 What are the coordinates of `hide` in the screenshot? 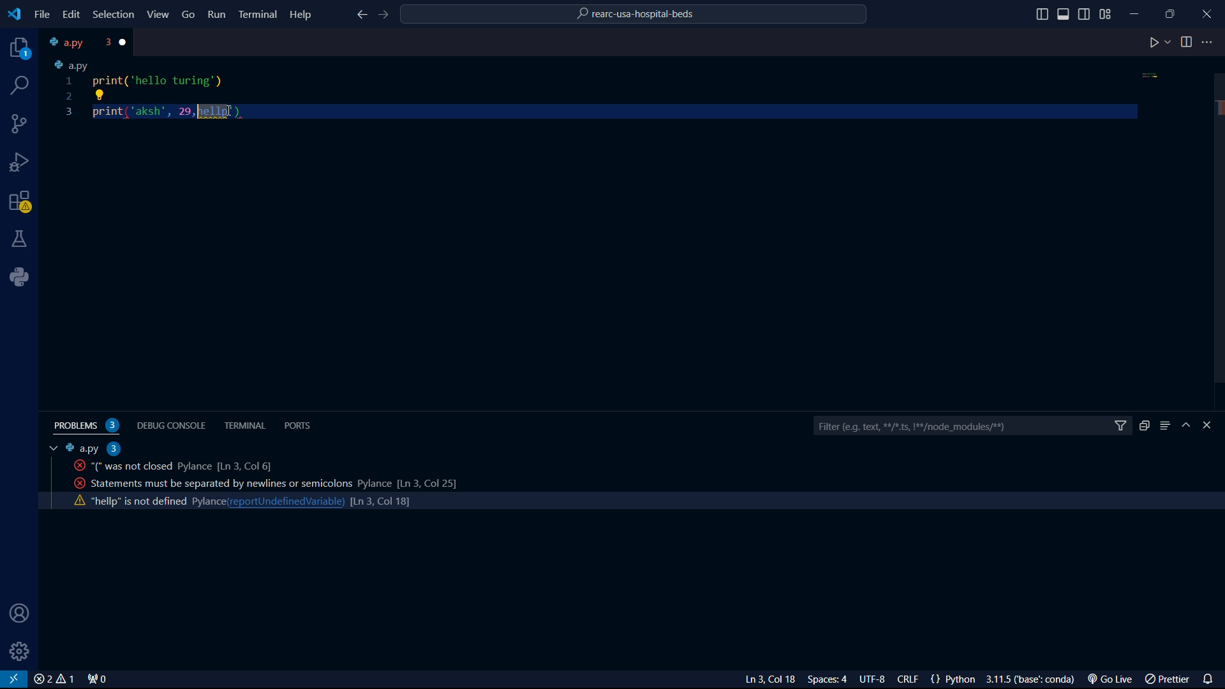 It's located at (1188, 426).